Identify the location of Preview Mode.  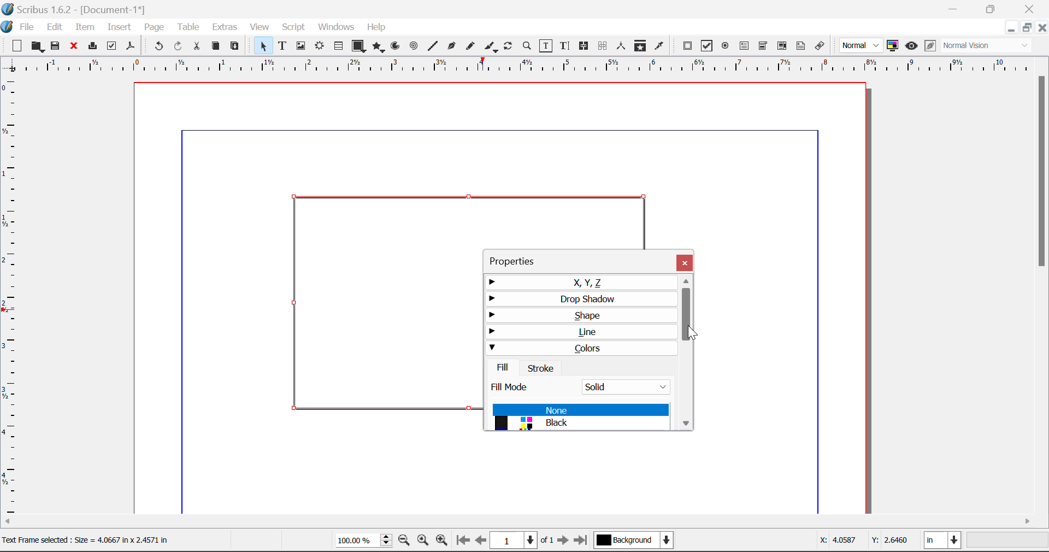
(911, 46).